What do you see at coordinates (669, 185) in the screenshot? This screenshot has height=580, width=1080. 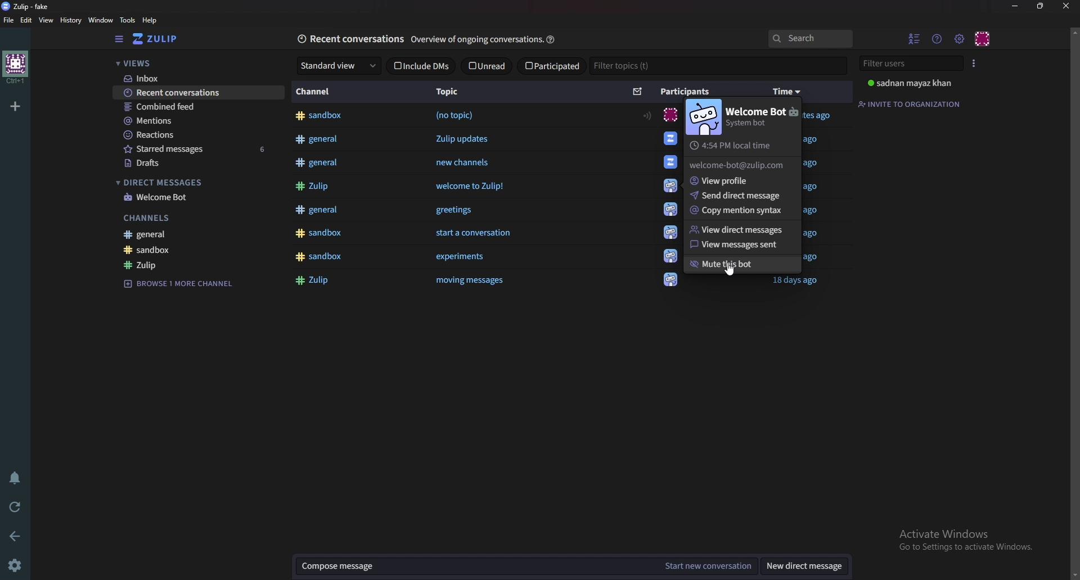 I see `icon` at bounding box center [669, 185].